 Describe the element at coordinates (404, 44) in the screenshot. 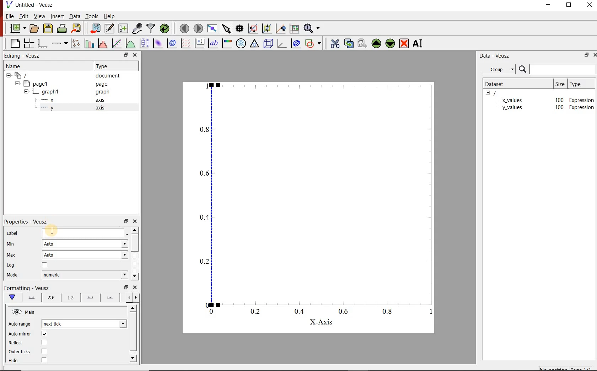

I see `remove the selected widget` at that location.